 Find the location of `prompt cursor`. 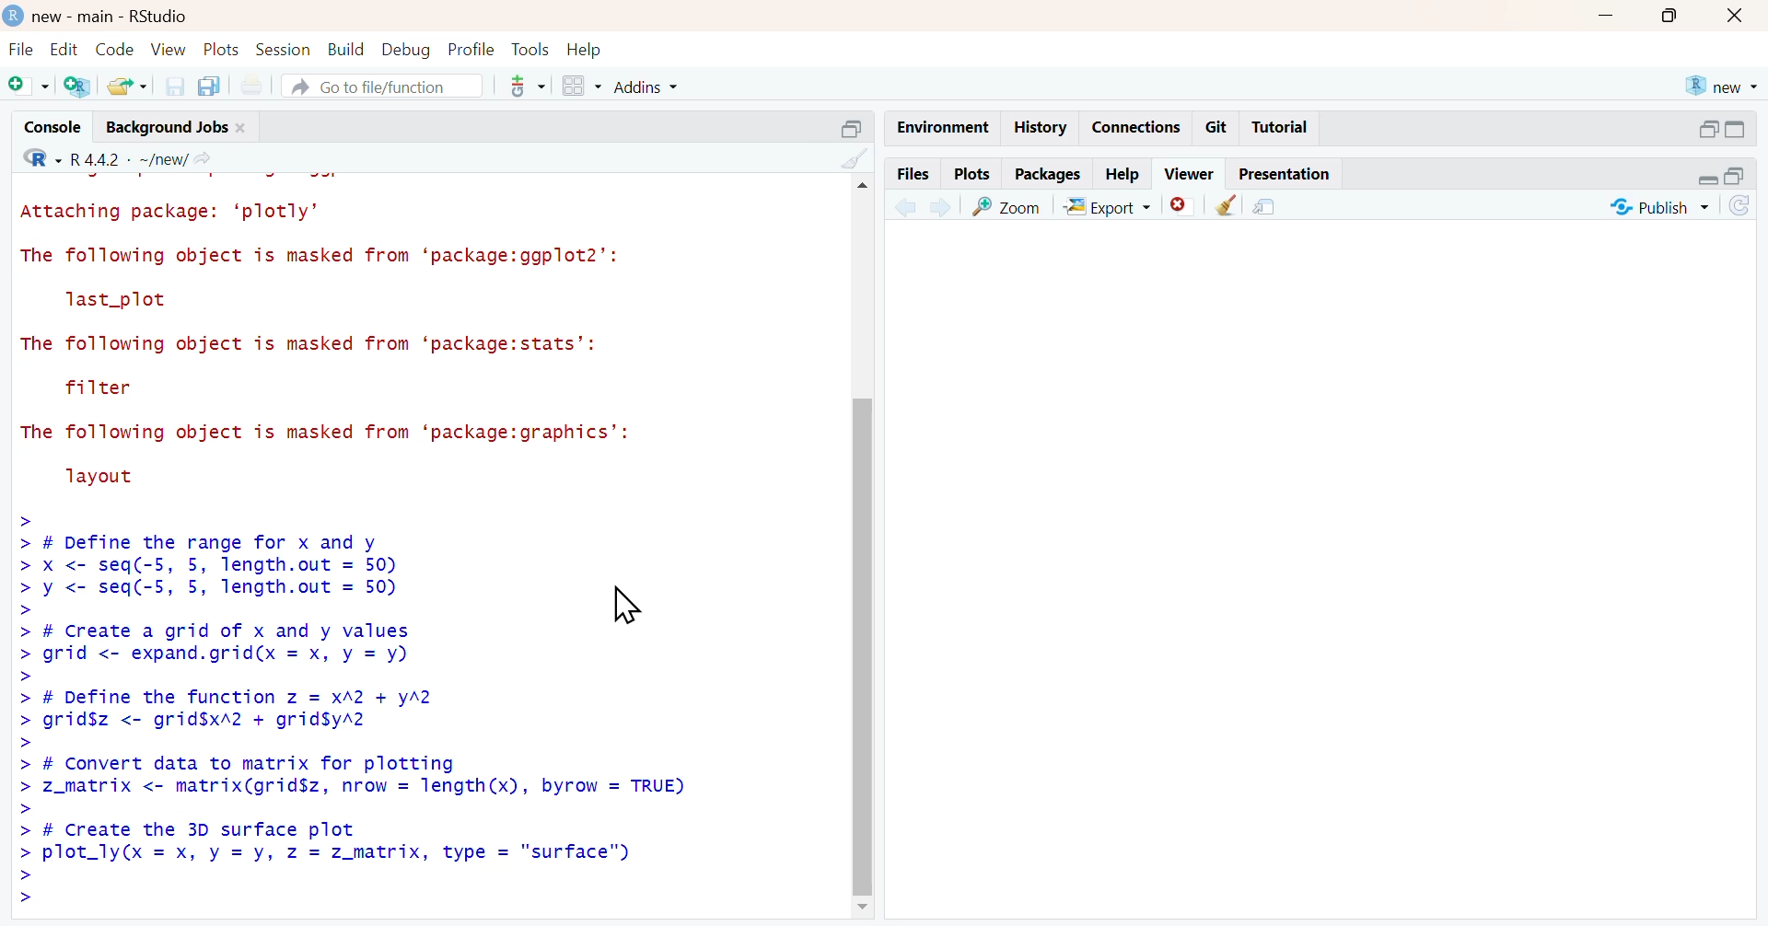

prompt cursor is located at coordinates (21, 812).